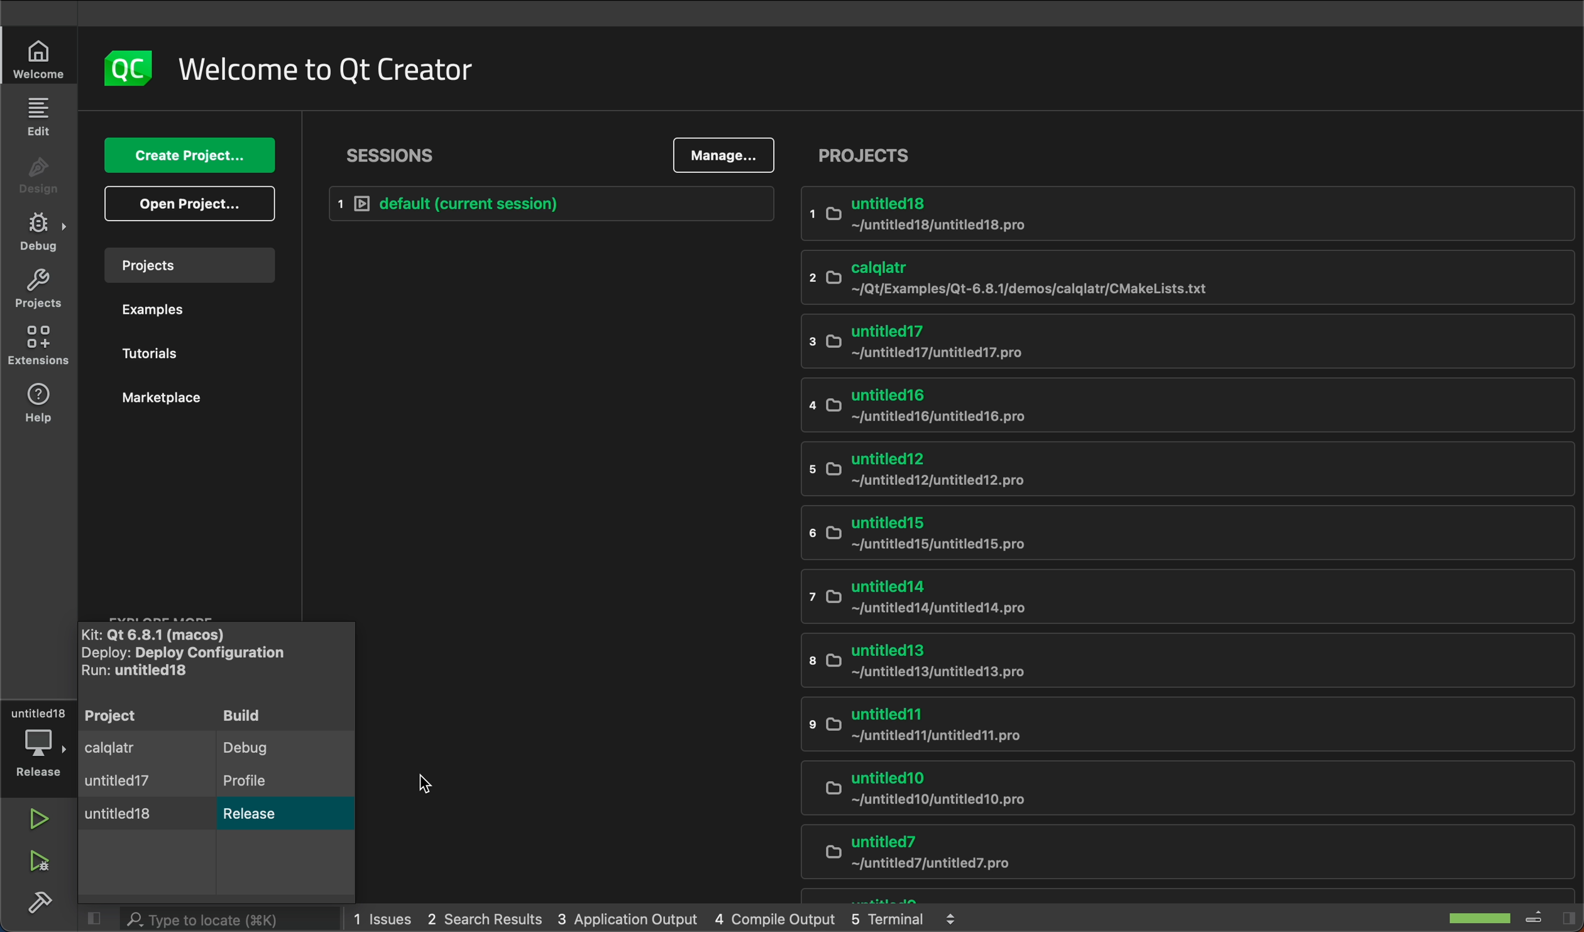 The width and height of the screenshot is (1584, 932). I want to click on search, so click(212, 917).